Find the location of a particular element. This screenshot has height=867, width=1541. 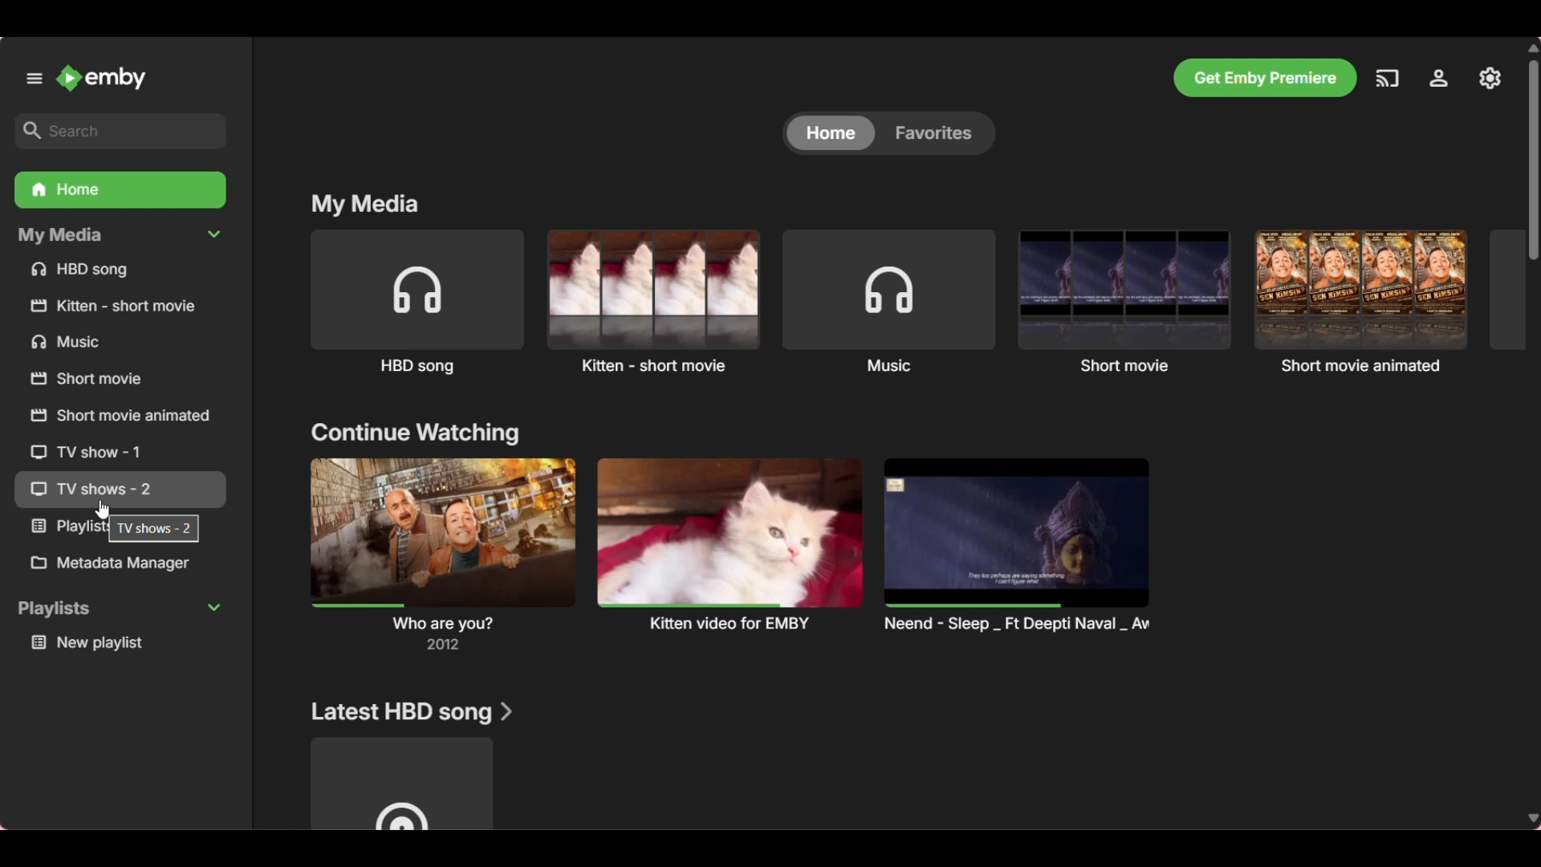

Get Emby premiere is located at coordinates (1265, 79).